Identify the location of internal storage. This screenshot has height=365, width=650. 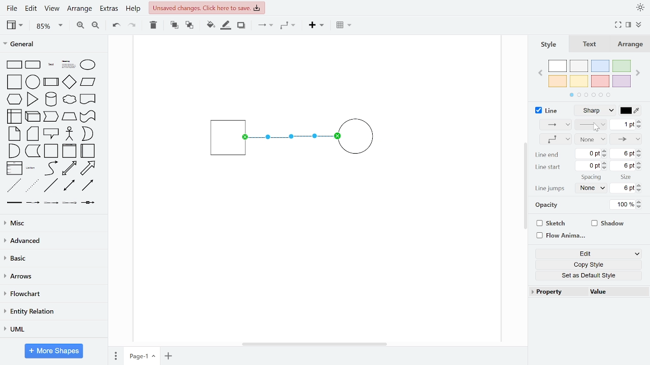
(15, 117).